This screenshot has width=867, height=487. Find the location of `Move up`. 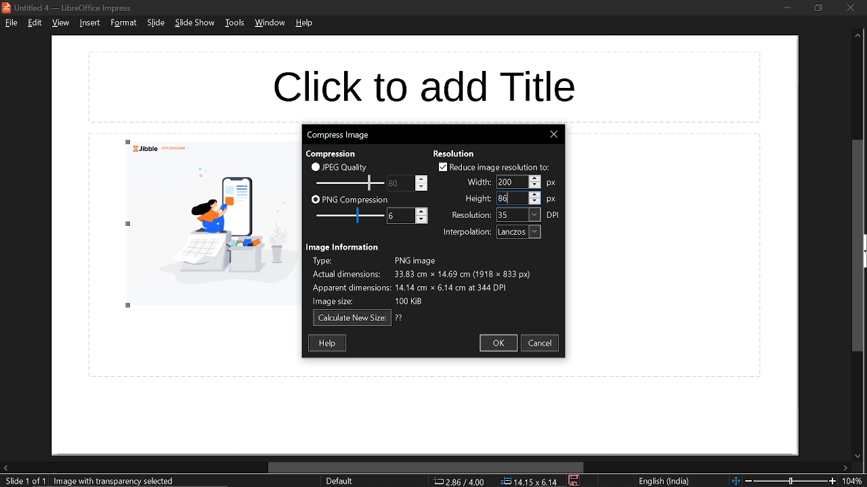

Move up is located at coordinates (858, 36).